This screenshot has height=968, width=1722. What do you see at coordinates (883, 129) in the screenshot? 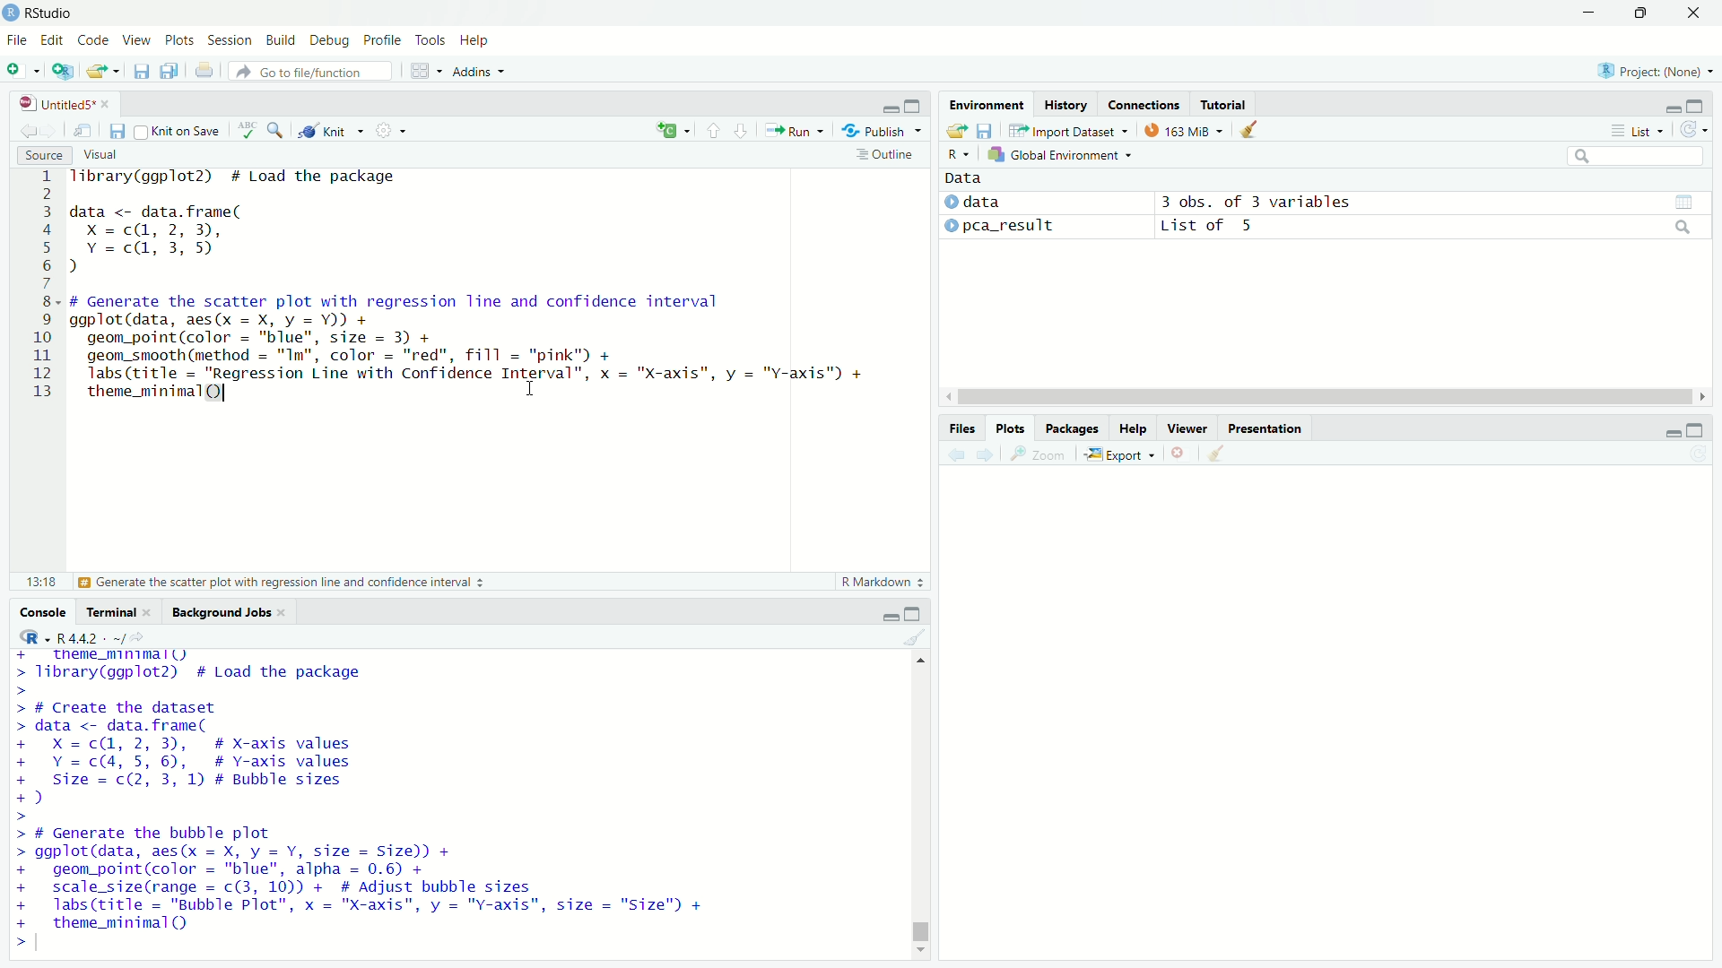
I see `Publish` at bounding box center [883, 129].